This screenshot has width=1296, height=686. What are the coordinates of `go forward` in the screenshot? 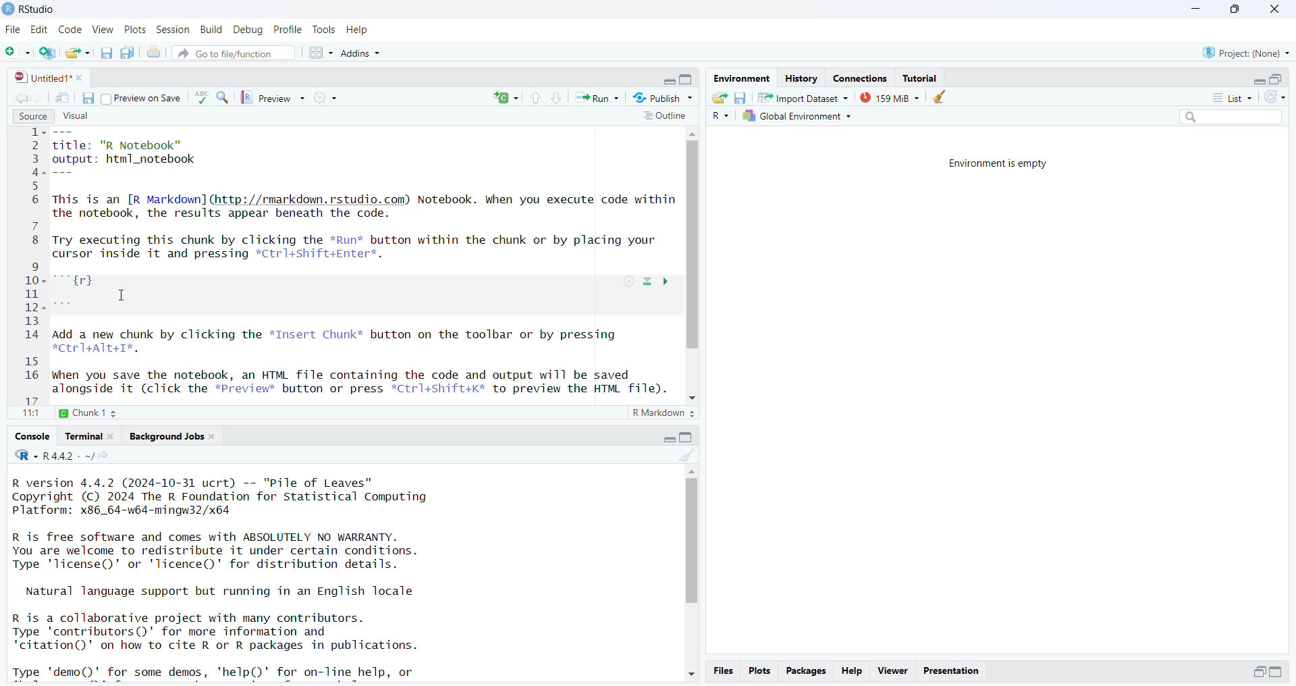 It's located at (40, 97).